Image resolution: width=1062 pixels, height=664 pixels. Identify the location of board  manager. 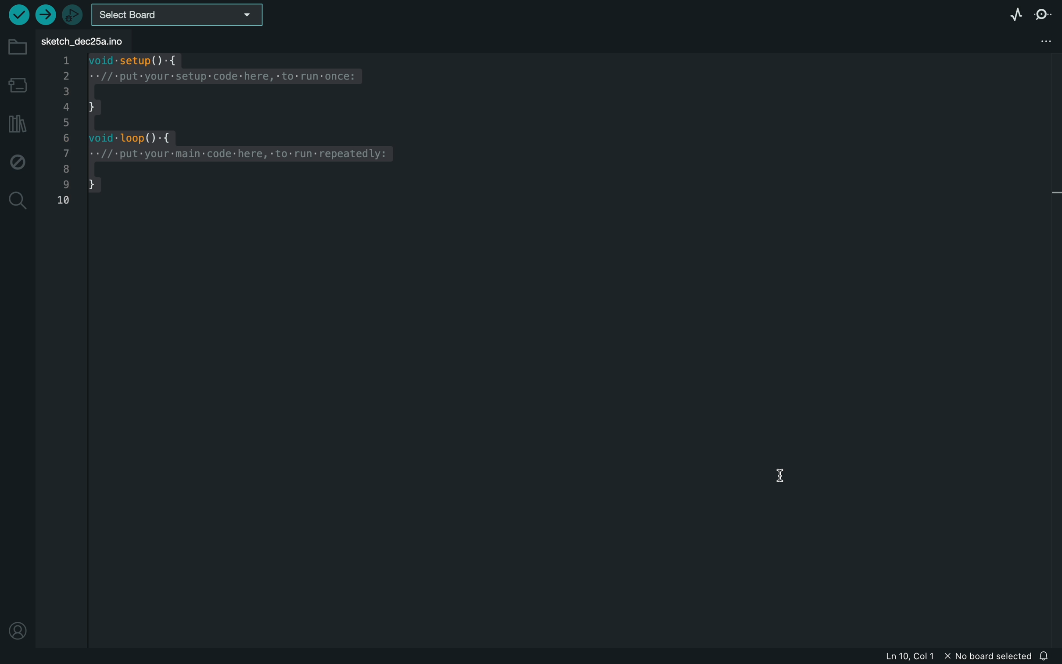
(19, 85).